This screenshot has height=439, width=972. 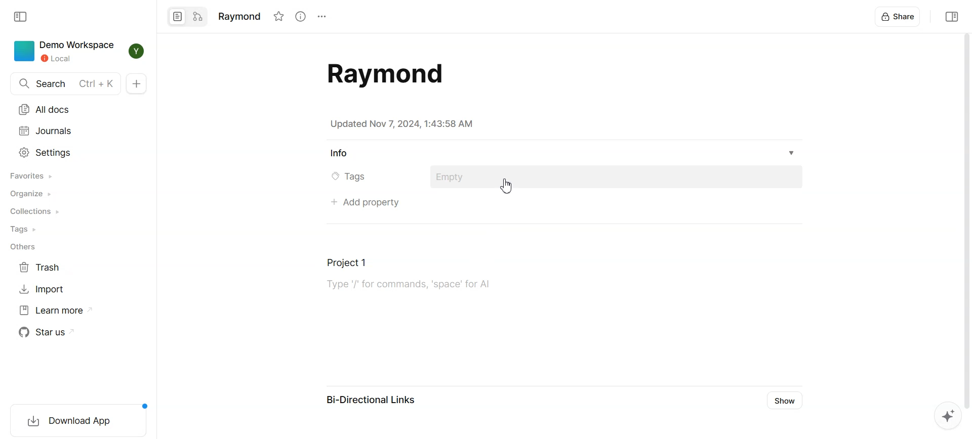 What do you see at coordinates (35, 211) in the screenshot?
I see `Collections` at bounding box center [35, 211].